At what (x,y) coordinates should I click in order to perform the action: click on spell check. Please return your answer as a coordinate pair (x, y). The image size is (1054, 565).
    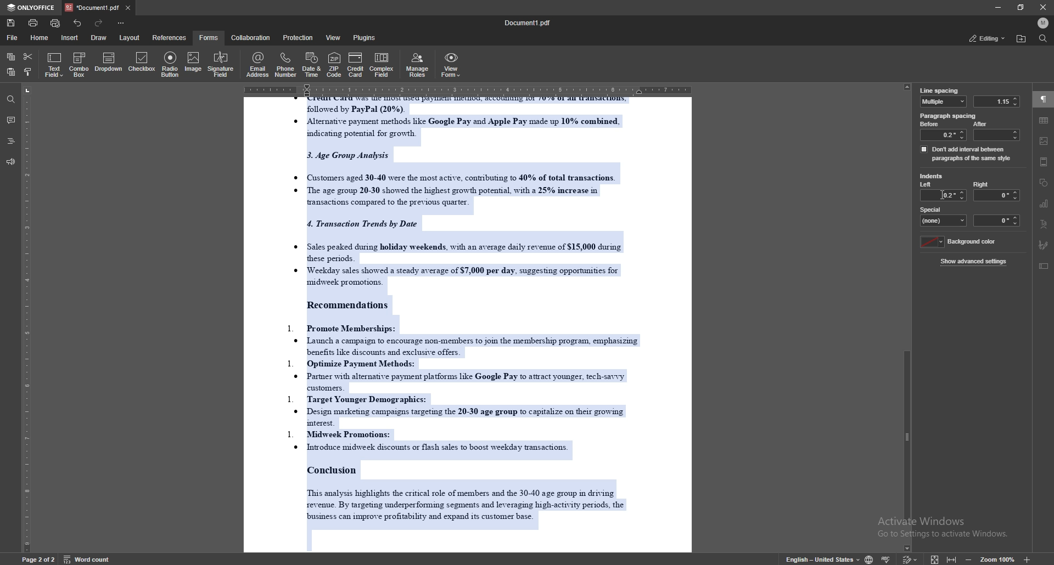
    Looking at the image, I should click on (887, 558).